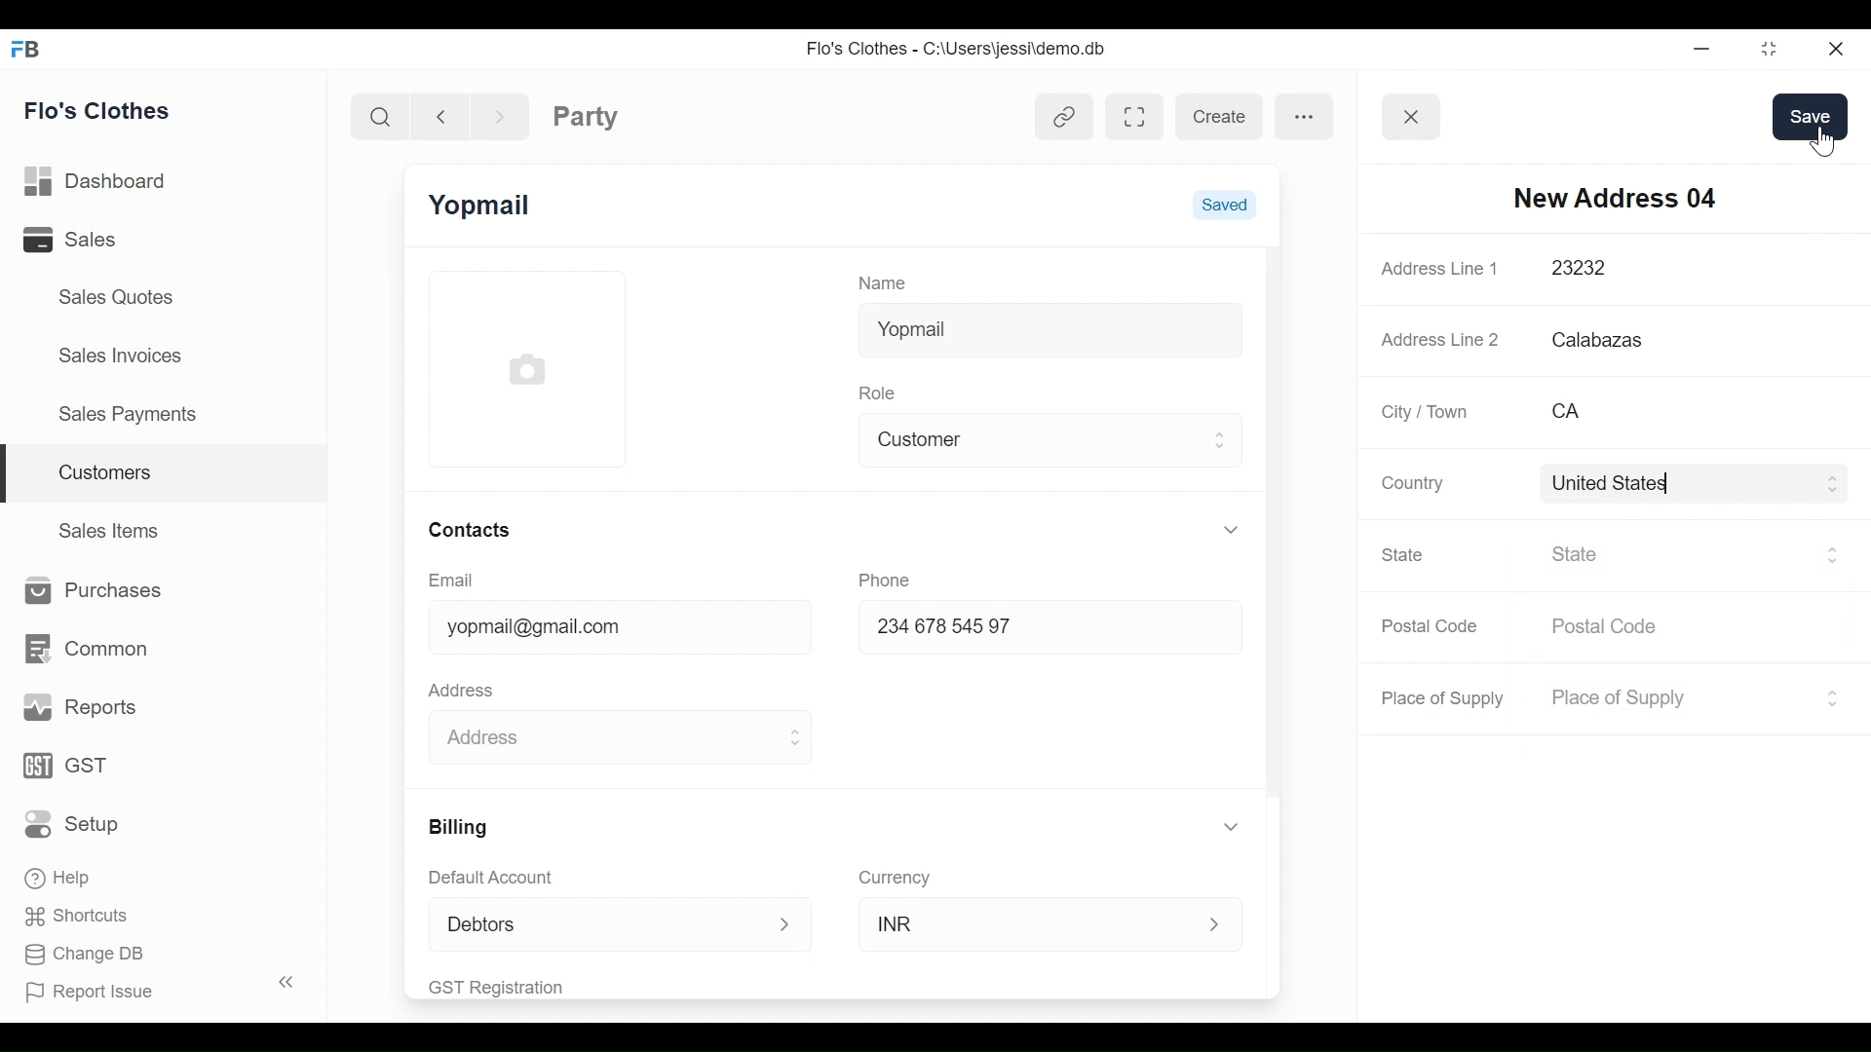 The image size is (1871, 1052). What do you see at coordinates (23, 51) in the screenshot?
I see `Frappe Books Desktop Icon` at bounding box center [23, 51].